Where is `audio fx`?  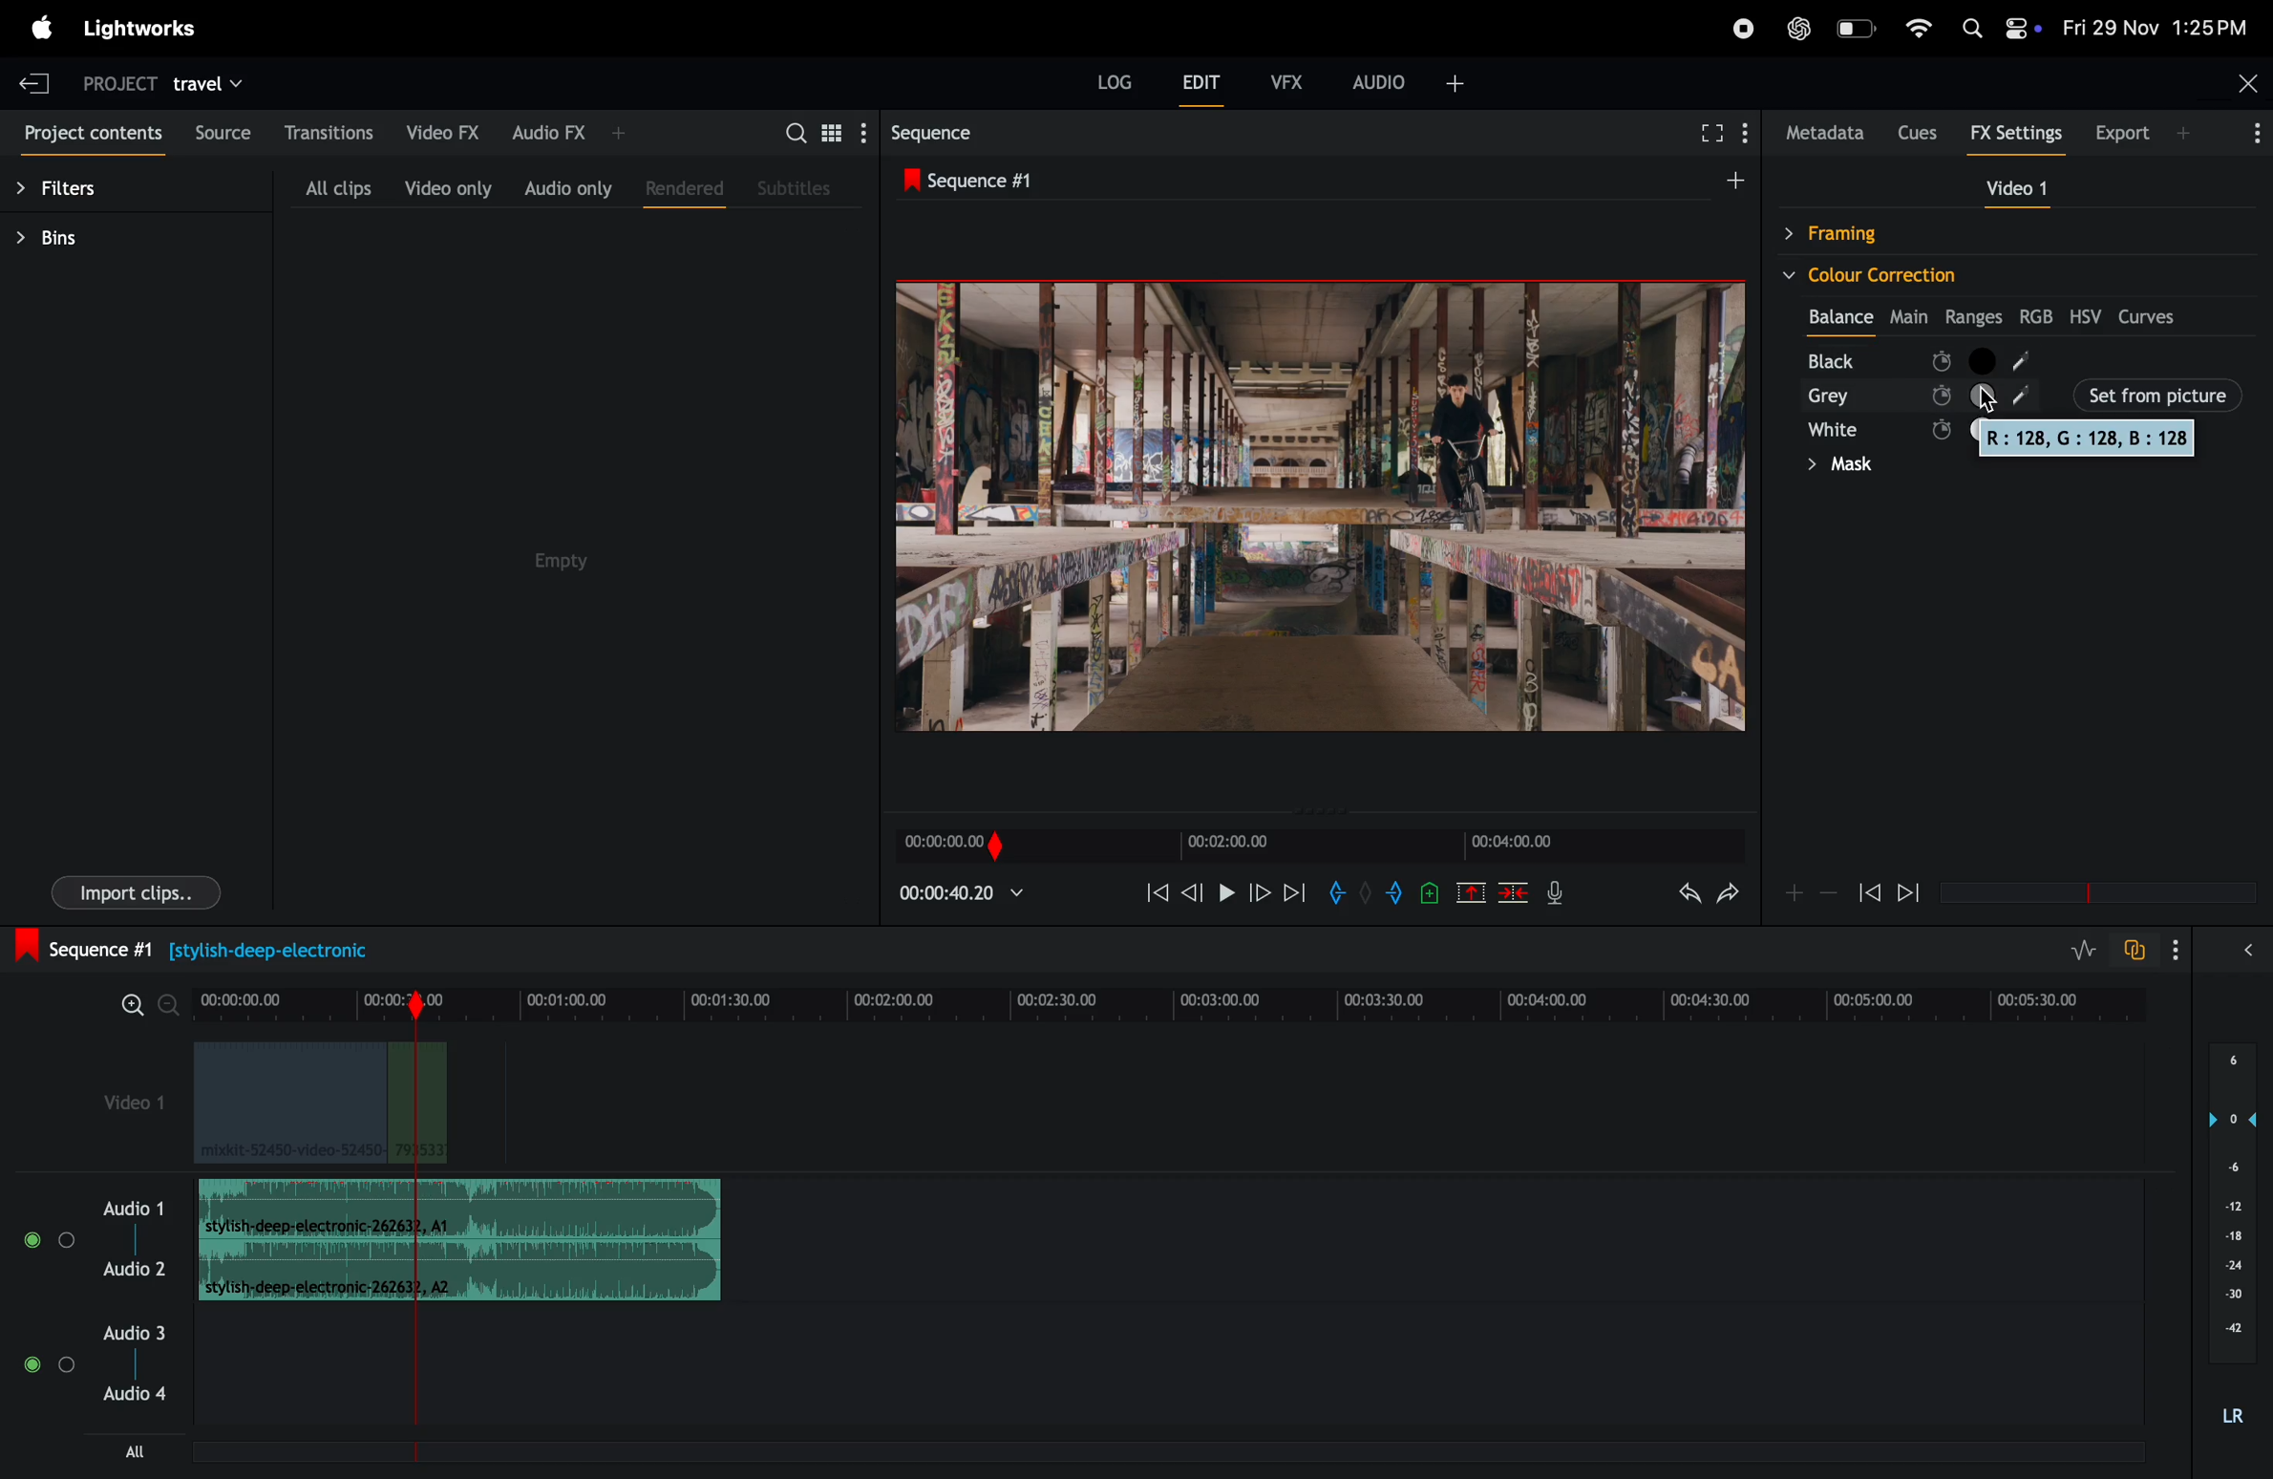 audio fx is located at coordinates (569, 132).